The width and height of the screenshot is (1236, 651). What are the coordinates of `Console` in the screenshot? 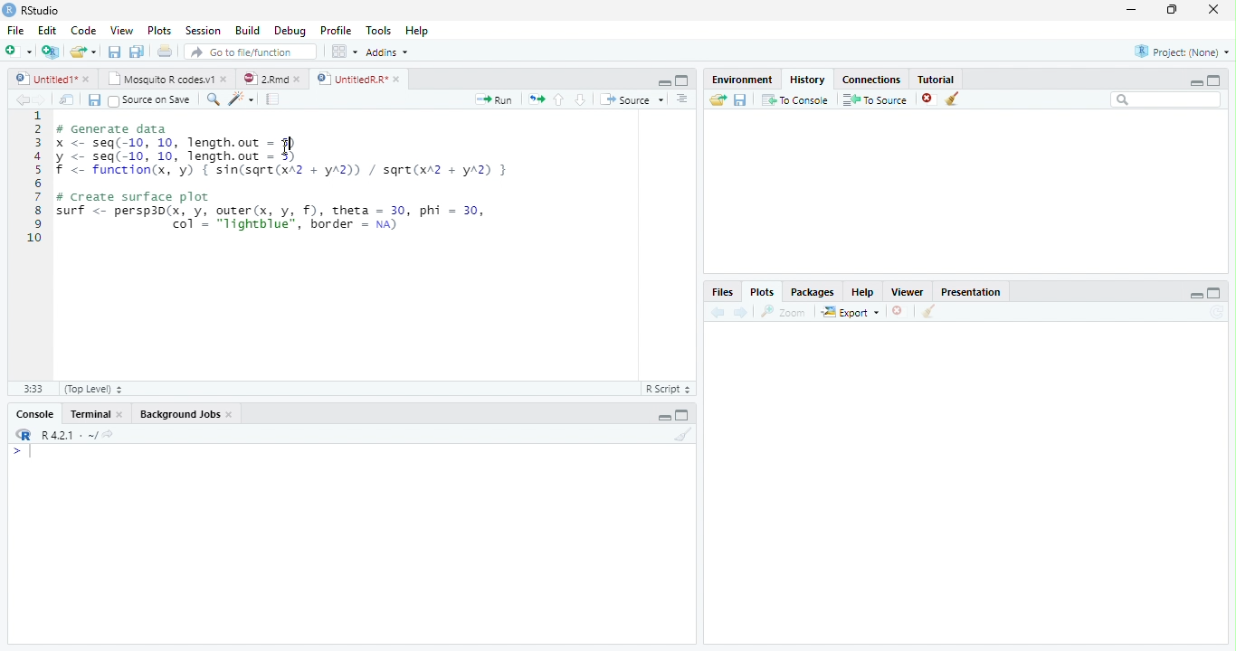 It's located at (35, 414).